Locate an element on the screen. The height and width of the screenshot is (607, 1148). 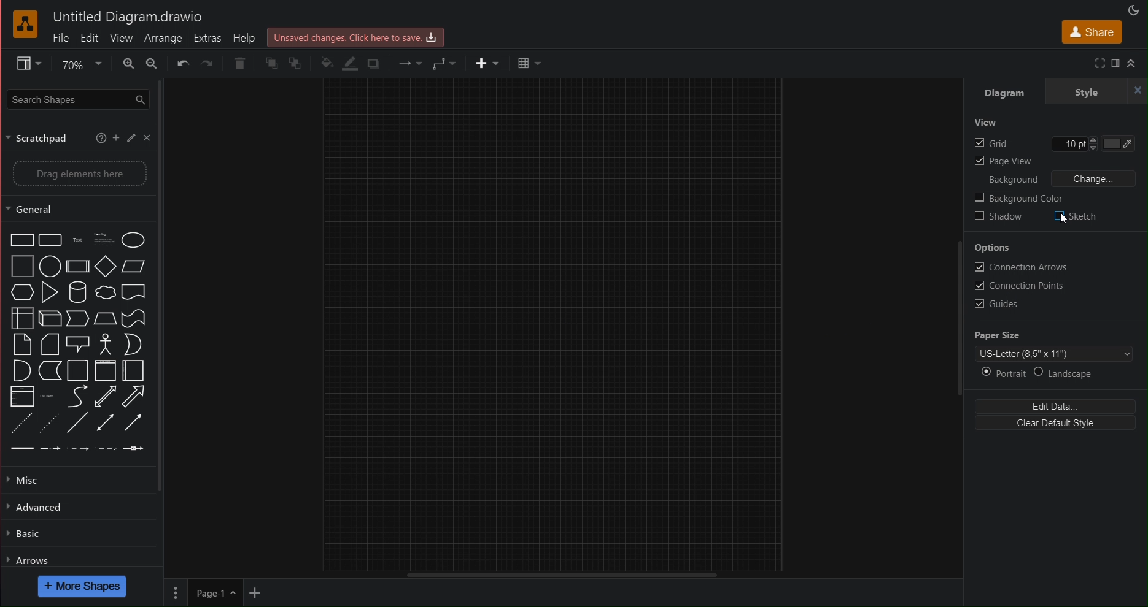
parallelogram is located at coordinates (134, 267).